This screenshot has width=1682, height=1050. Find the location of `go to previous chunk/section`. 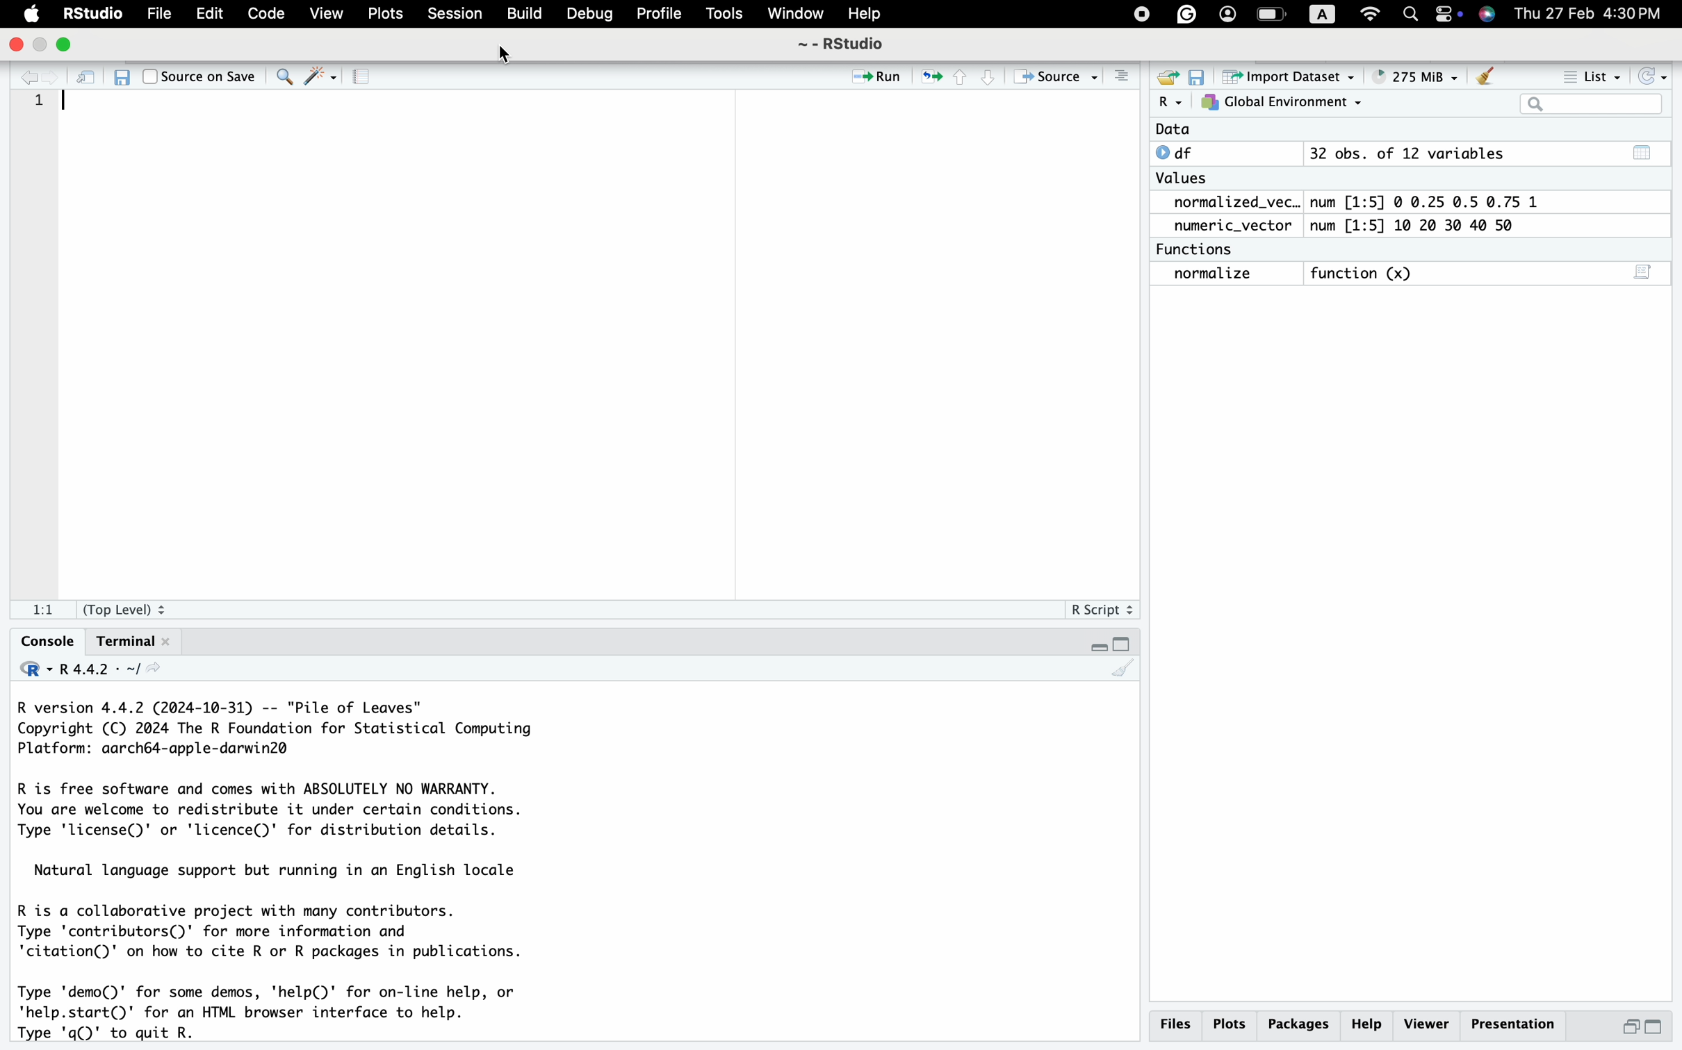

go to previous chunk/section is located at coordinates (961, 80).